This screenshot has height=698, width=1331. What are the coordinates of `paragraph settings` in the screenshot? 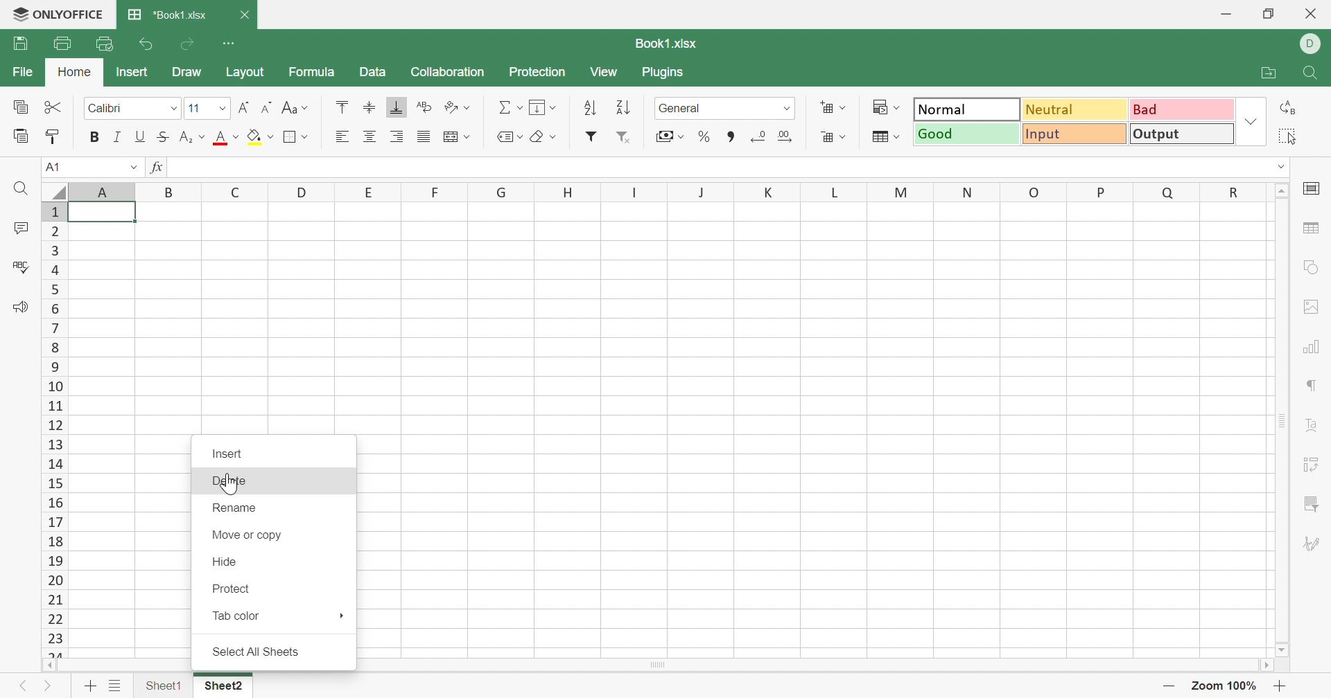 It's located at (1315, 387).